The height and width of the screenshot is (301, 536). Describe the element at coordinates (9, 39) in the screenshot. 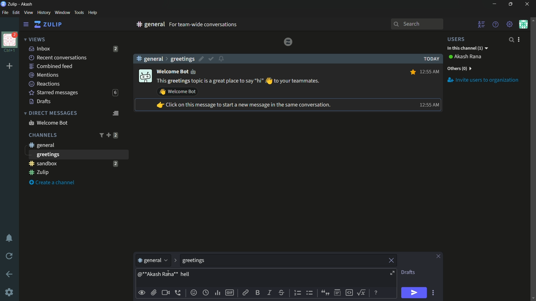

I see `profile` at that location.